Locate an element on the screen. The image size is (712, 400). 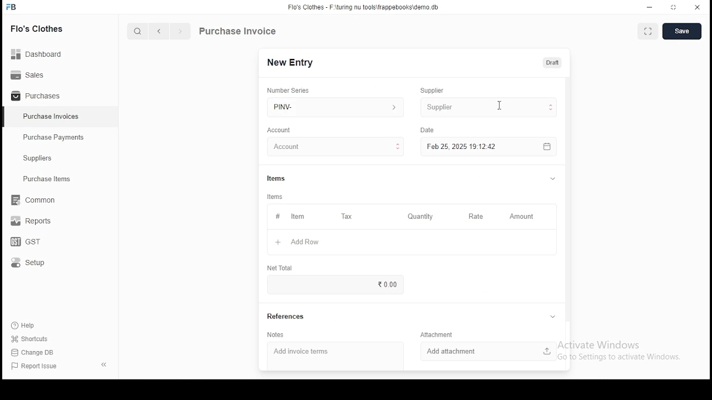
purchase information is located at coordinates (238, 32).